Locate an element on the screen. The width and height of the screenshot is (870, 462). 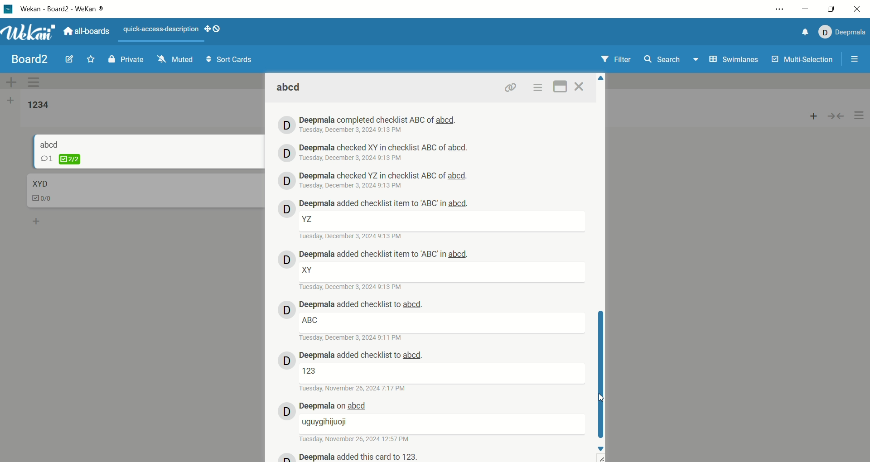
deepmala history is located at coordinates (384, 255).